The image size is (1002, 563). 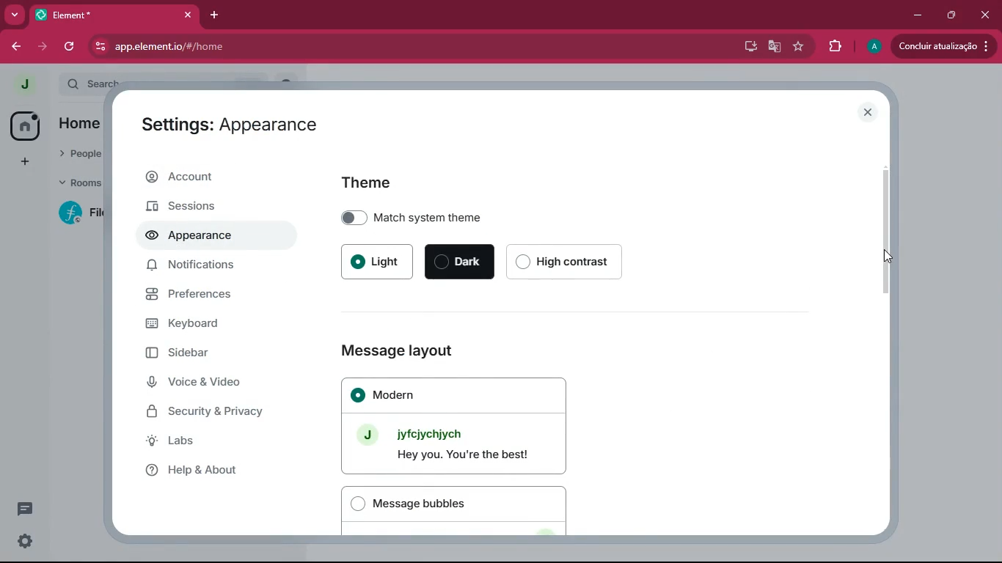 I want to click on room, so click(x=77, y=213).